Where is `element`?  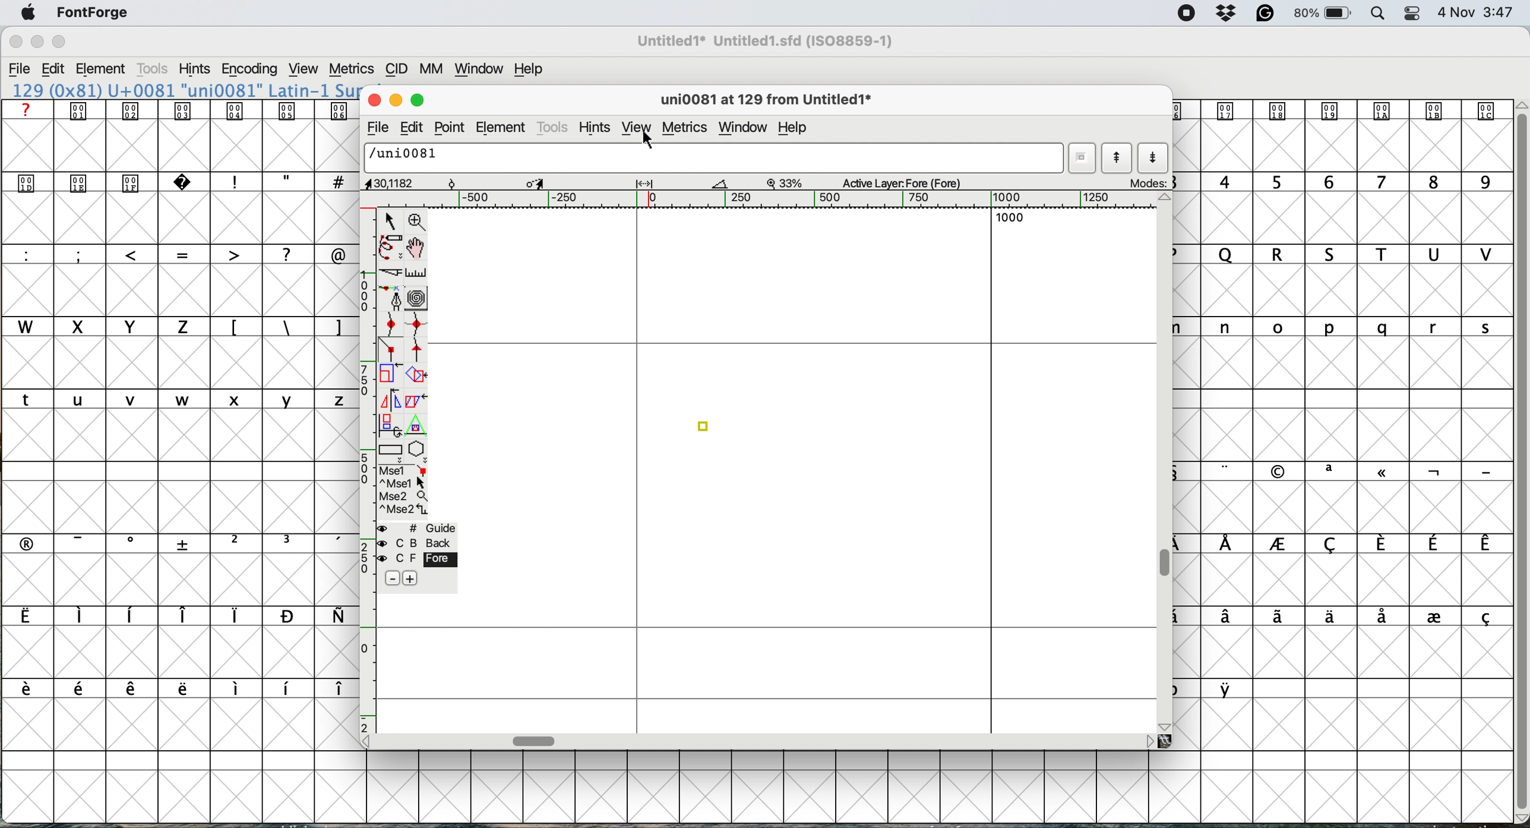
element is located at coordinates (503, 127).